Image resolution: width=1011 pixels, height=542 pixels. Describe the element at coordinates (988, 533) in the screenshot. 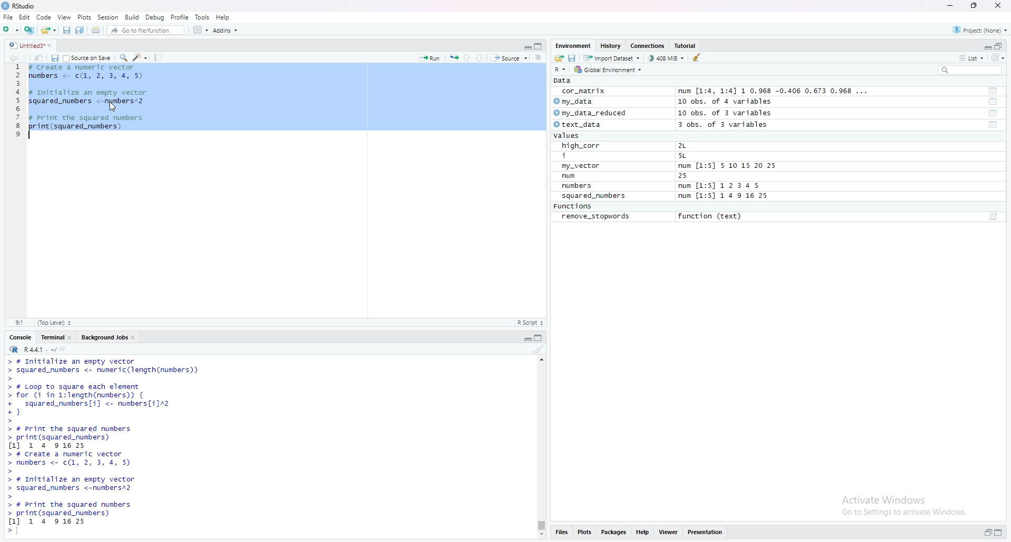

I see `restore` at that location.